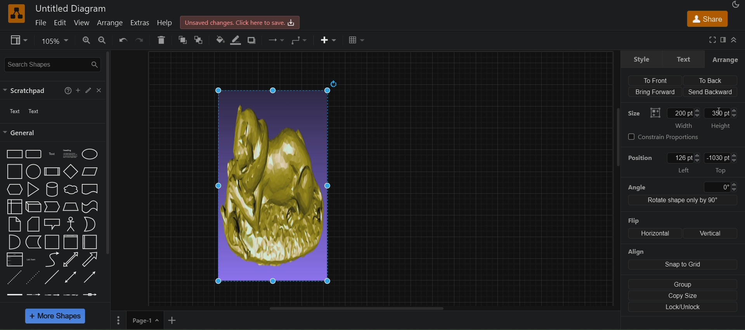 The width and height of the screenshot is (745, 330). I want to click on Add, so click(77, 91).